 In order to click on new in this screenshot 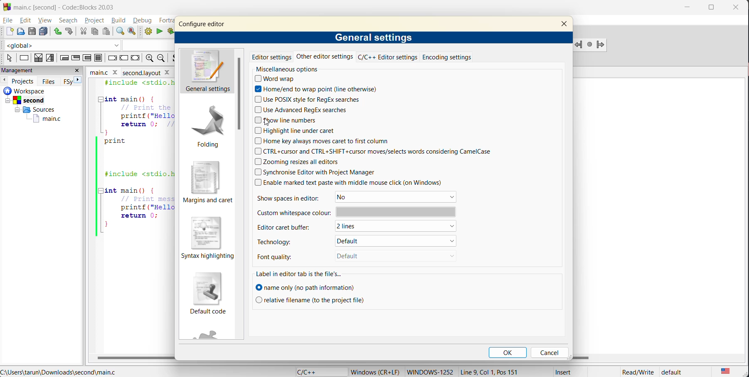, I will do `click(8, 32)`.